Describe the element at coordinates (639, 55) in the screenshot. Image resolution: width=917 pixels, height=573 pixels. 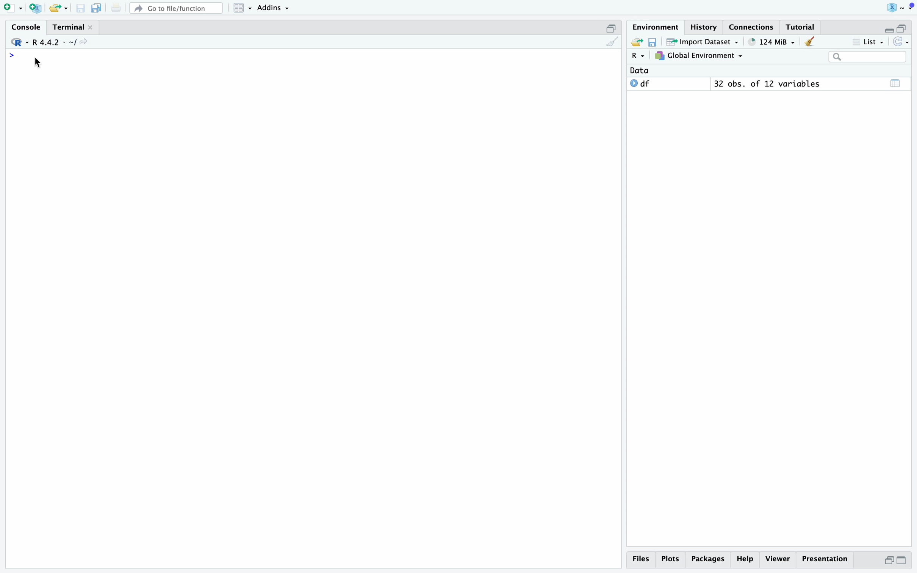
I see `R` at that location.